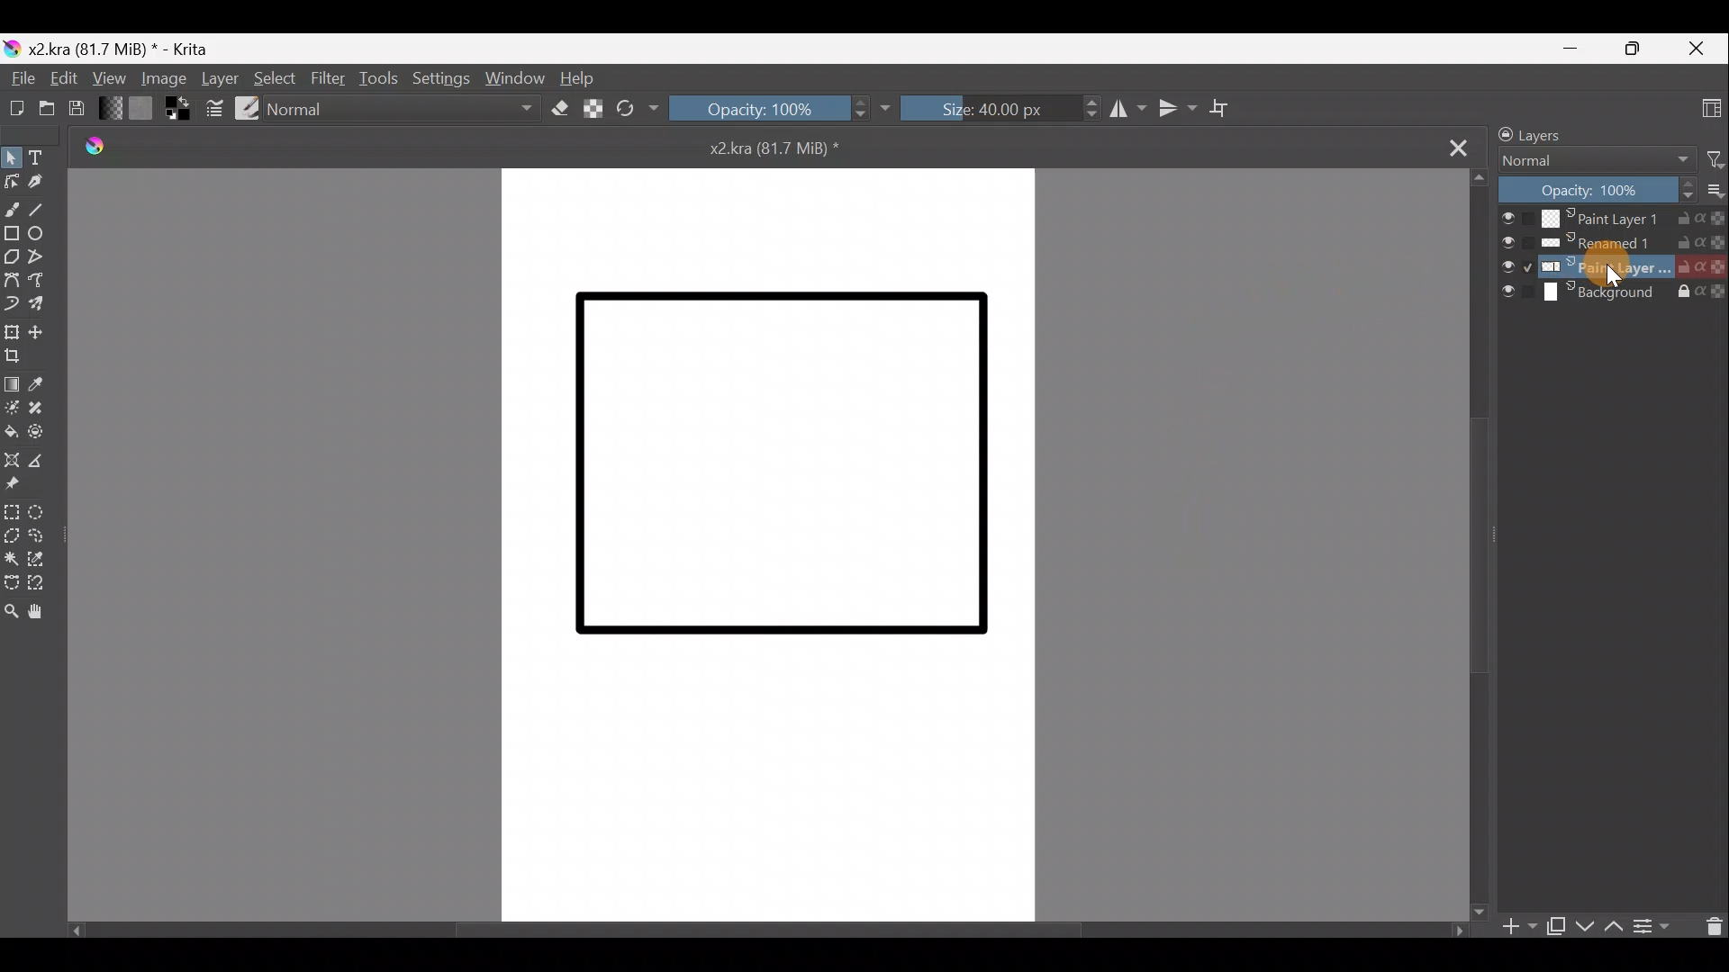 The width and height of the screenshot is (1729, 972). I want to click on Draw a gradient, so click(11, 385).